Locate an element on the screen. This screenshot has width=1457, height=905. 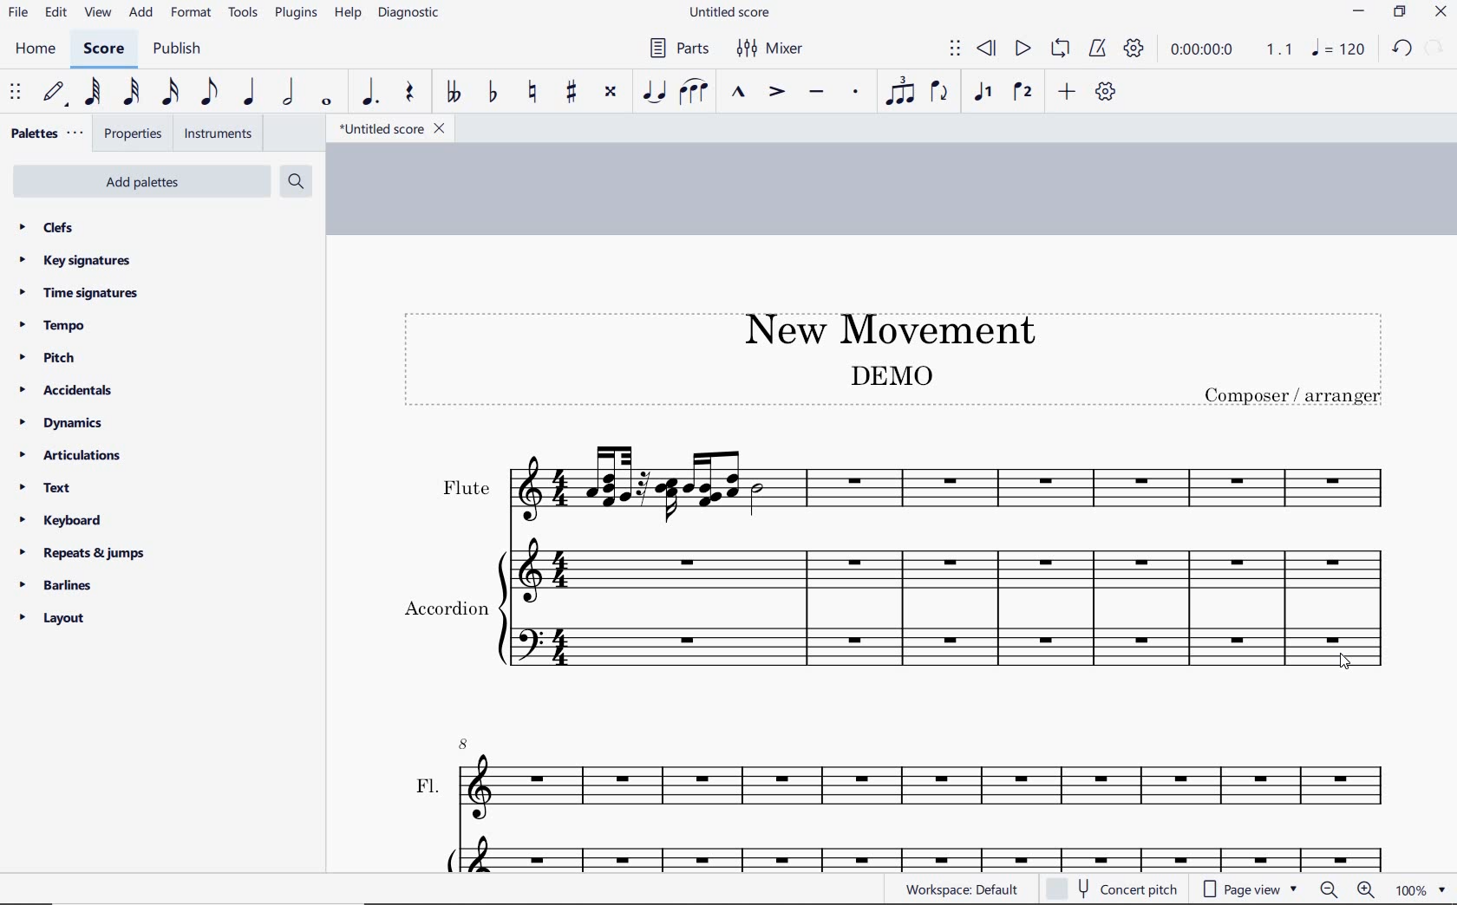
close is located at coordinates (1441, 14).